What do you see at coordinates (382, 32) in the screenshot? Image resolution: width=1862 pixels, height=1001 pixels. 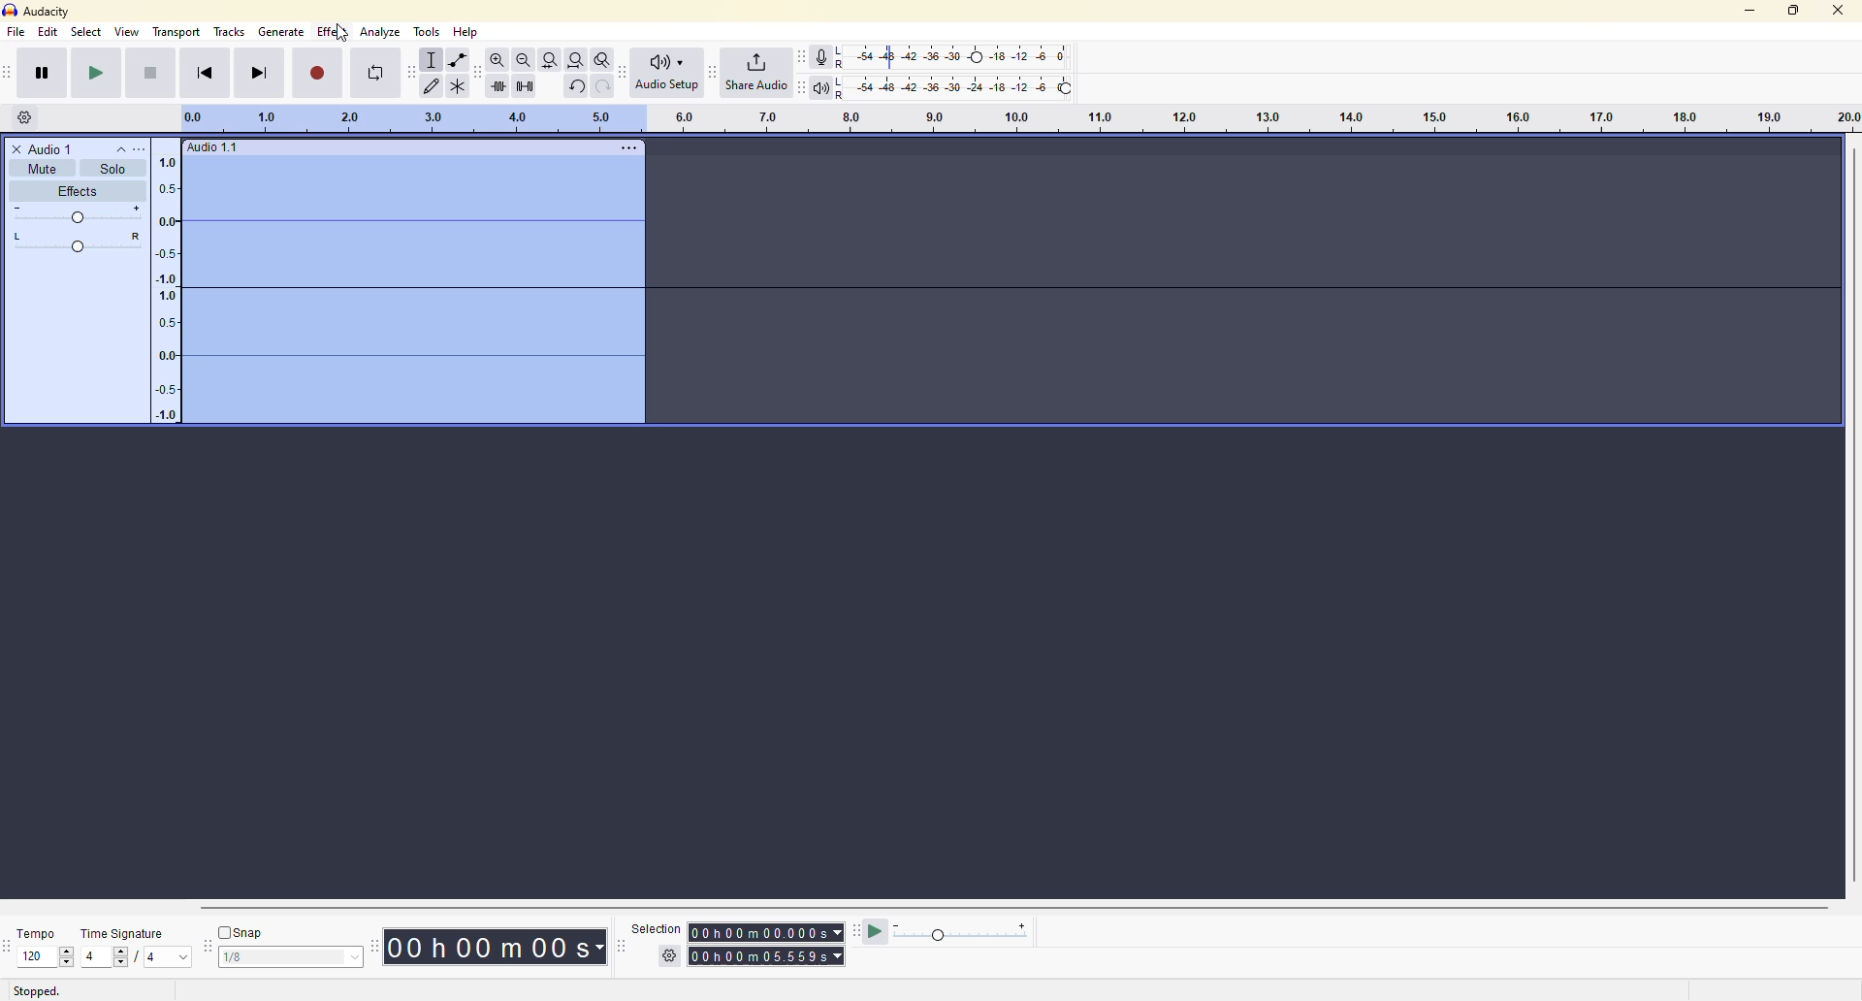 I see `analyze` at bounding box center [382, 32].